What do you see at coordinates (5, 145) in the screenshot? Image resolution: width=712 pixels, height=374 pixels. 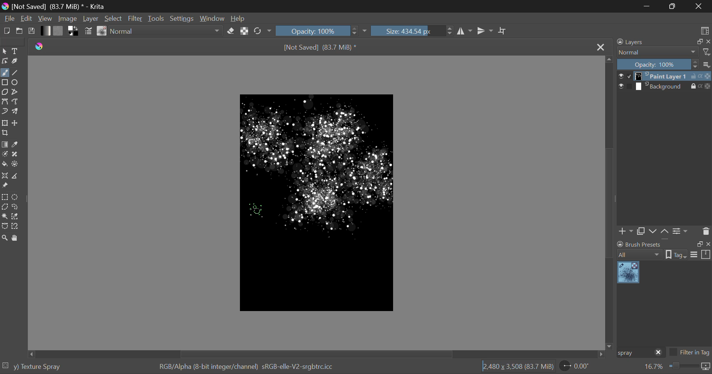 I see `Gradient Fill` at bounding box center [5, 145].